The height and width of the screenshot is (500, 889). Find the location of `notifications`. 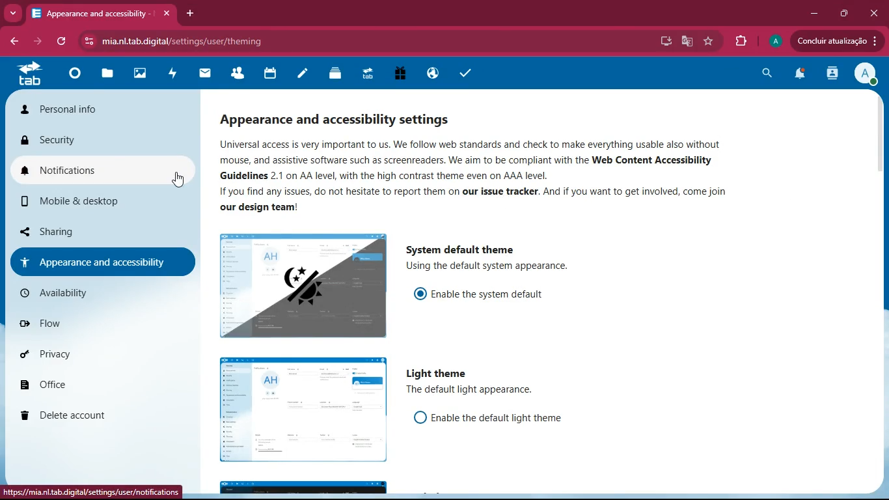

notifications is located at coordinates (800, 76).